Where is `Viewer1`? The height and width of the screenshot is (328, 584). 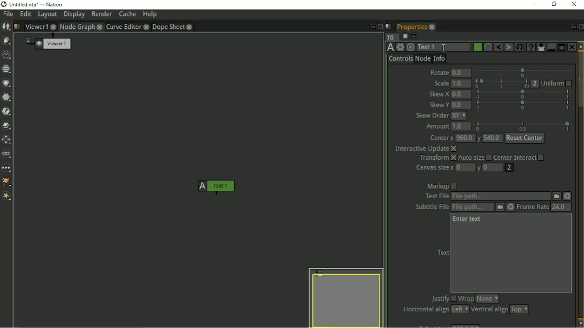
Viewer1 is located at coordinates (37, 26).